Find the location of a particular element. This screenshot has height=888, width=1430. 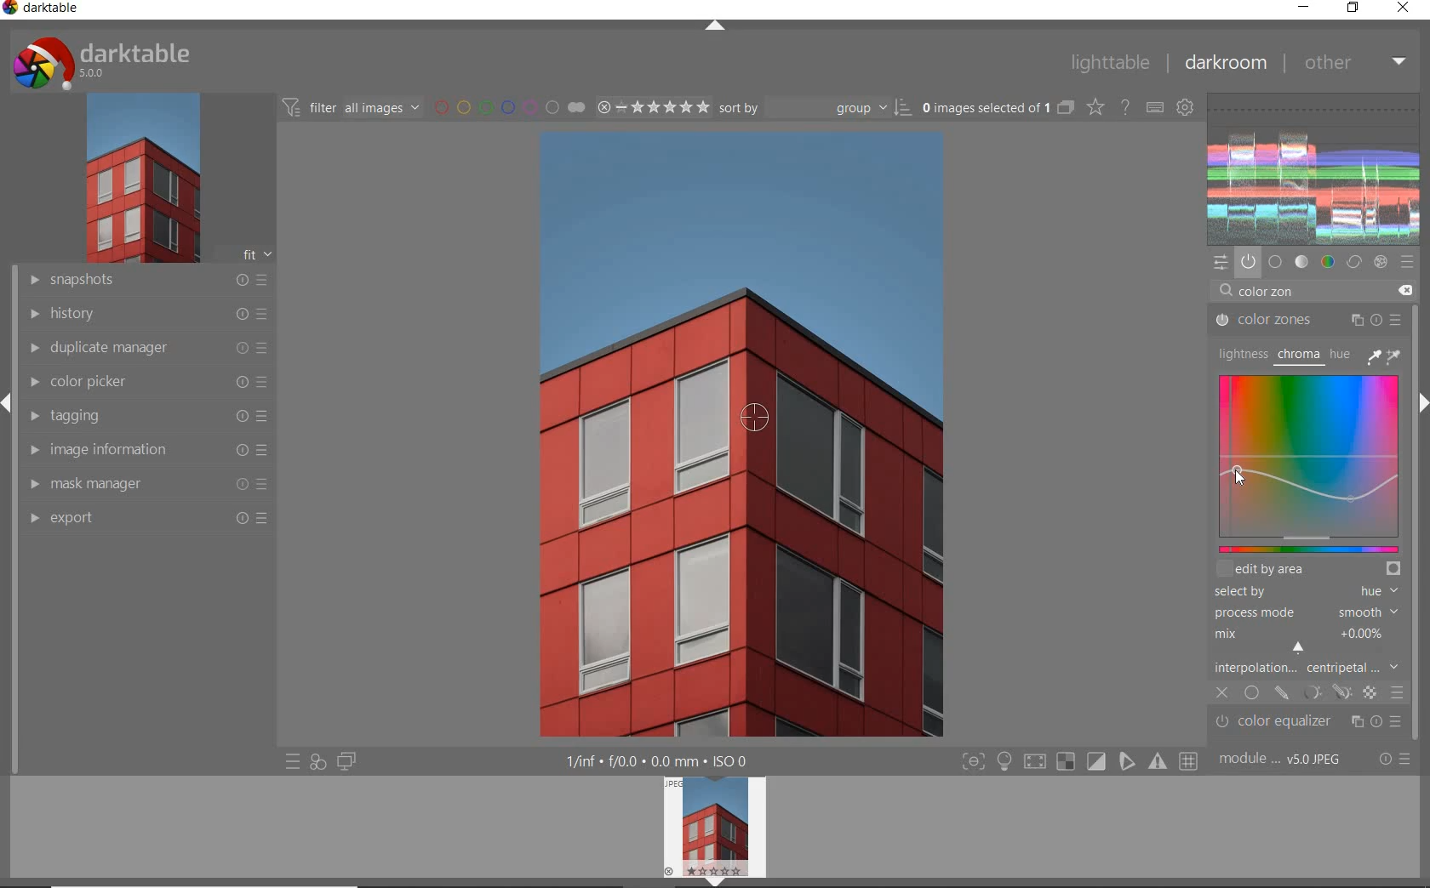

PICKER TOOLS is located at coordinates (1386, 356).